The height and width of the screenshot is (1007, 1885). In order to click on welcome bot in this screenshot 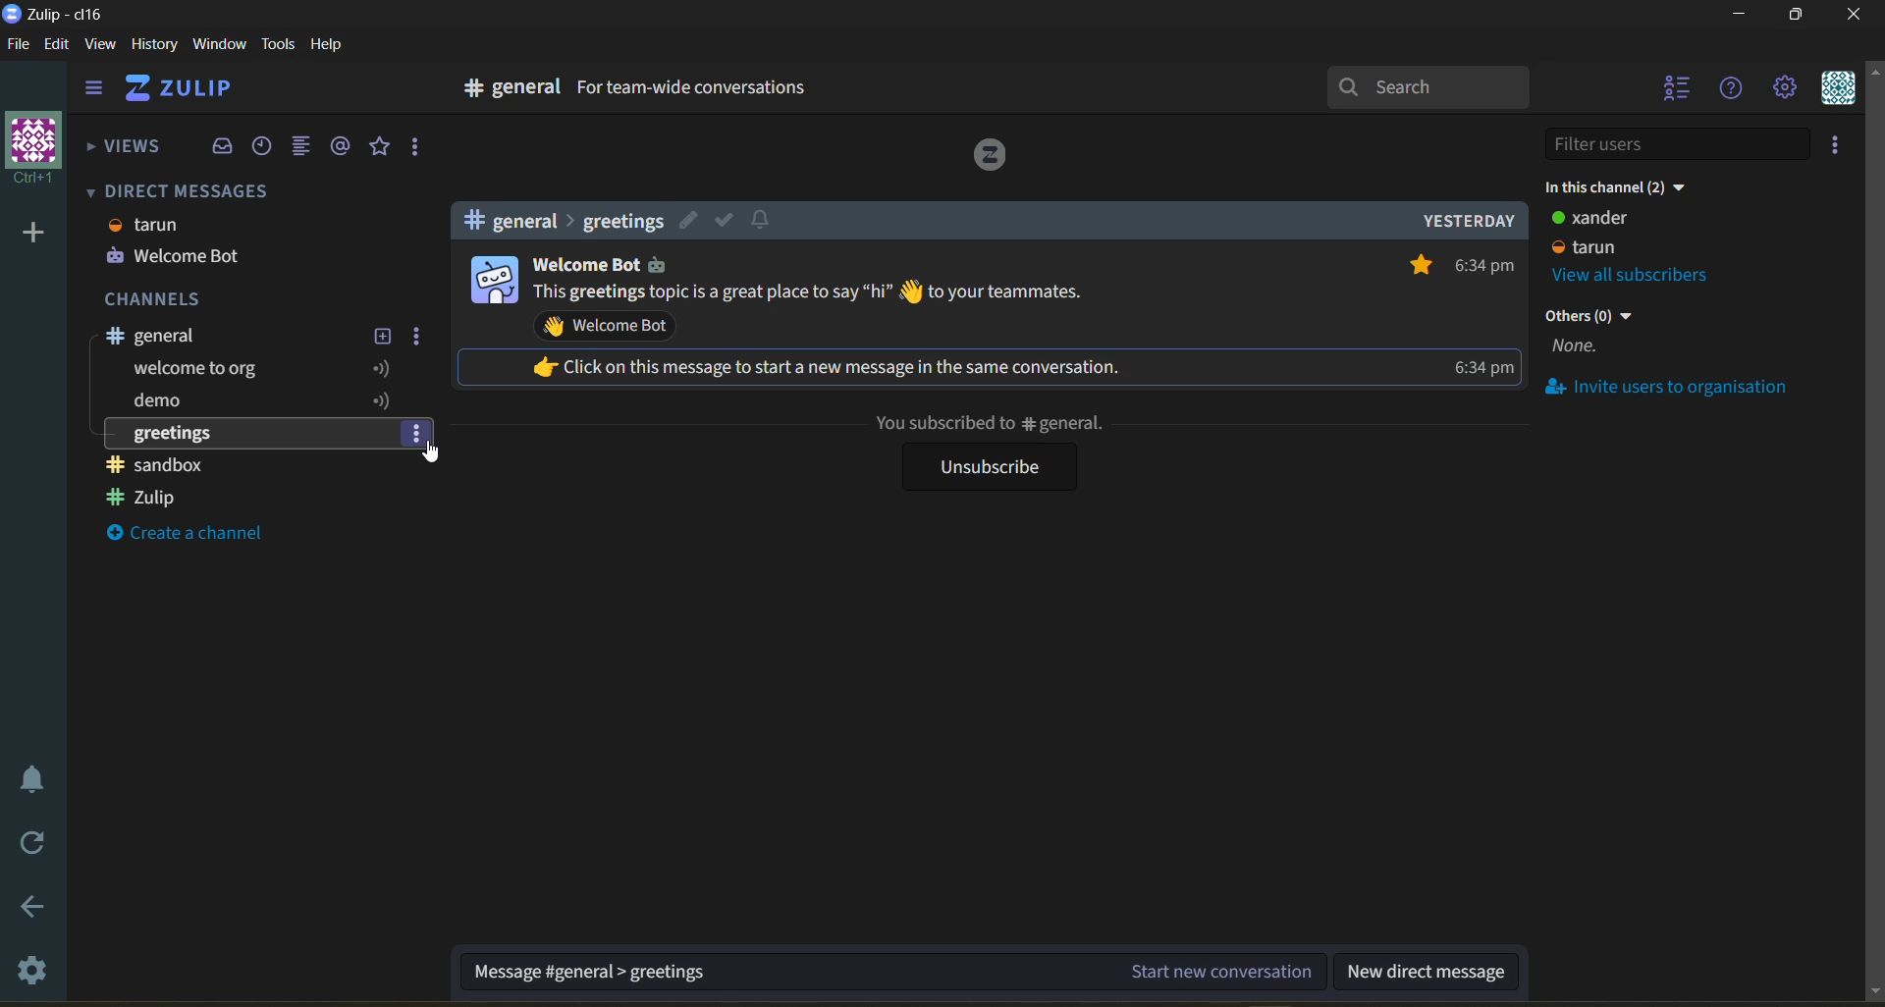, I will do `click(583, 268)`.